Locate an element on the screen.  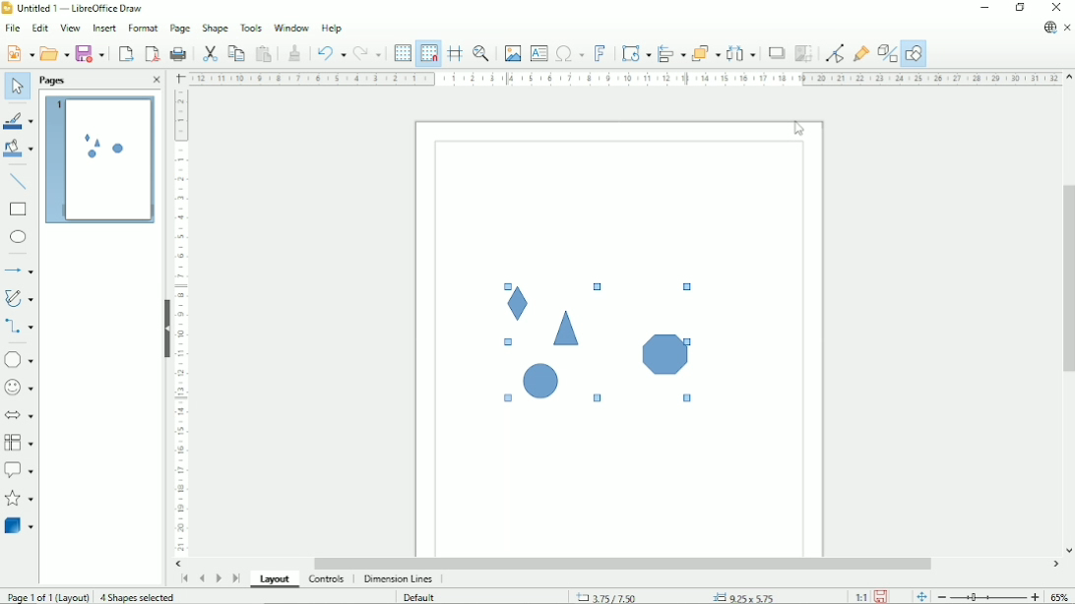
Preview is located at coordinates (99, 161).